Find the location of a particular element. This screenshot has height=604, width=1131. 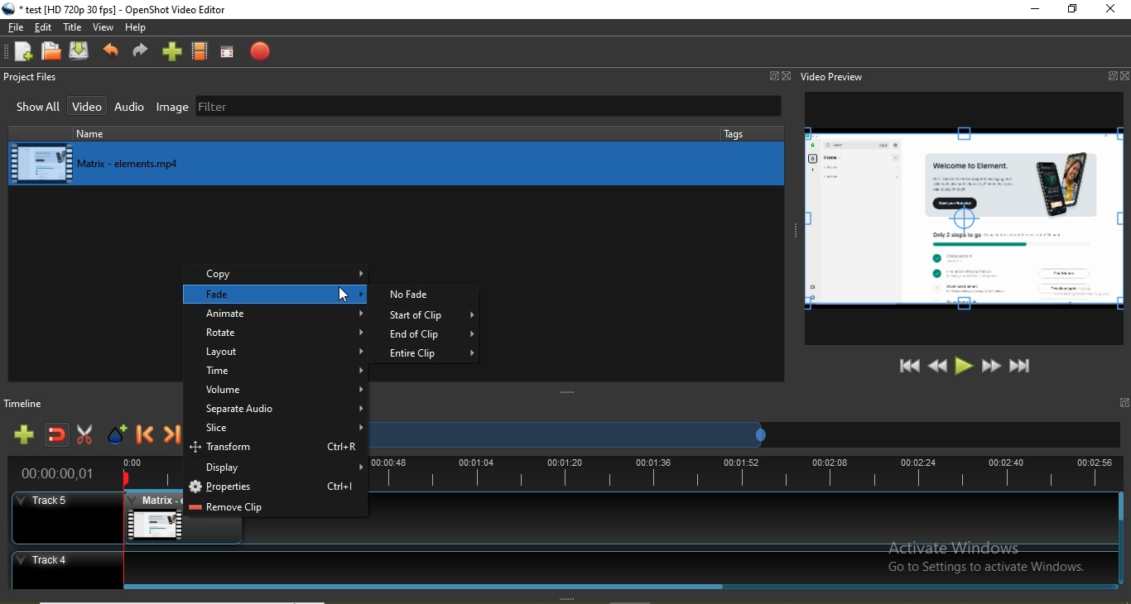

Close is located at coordinates (788, 75).